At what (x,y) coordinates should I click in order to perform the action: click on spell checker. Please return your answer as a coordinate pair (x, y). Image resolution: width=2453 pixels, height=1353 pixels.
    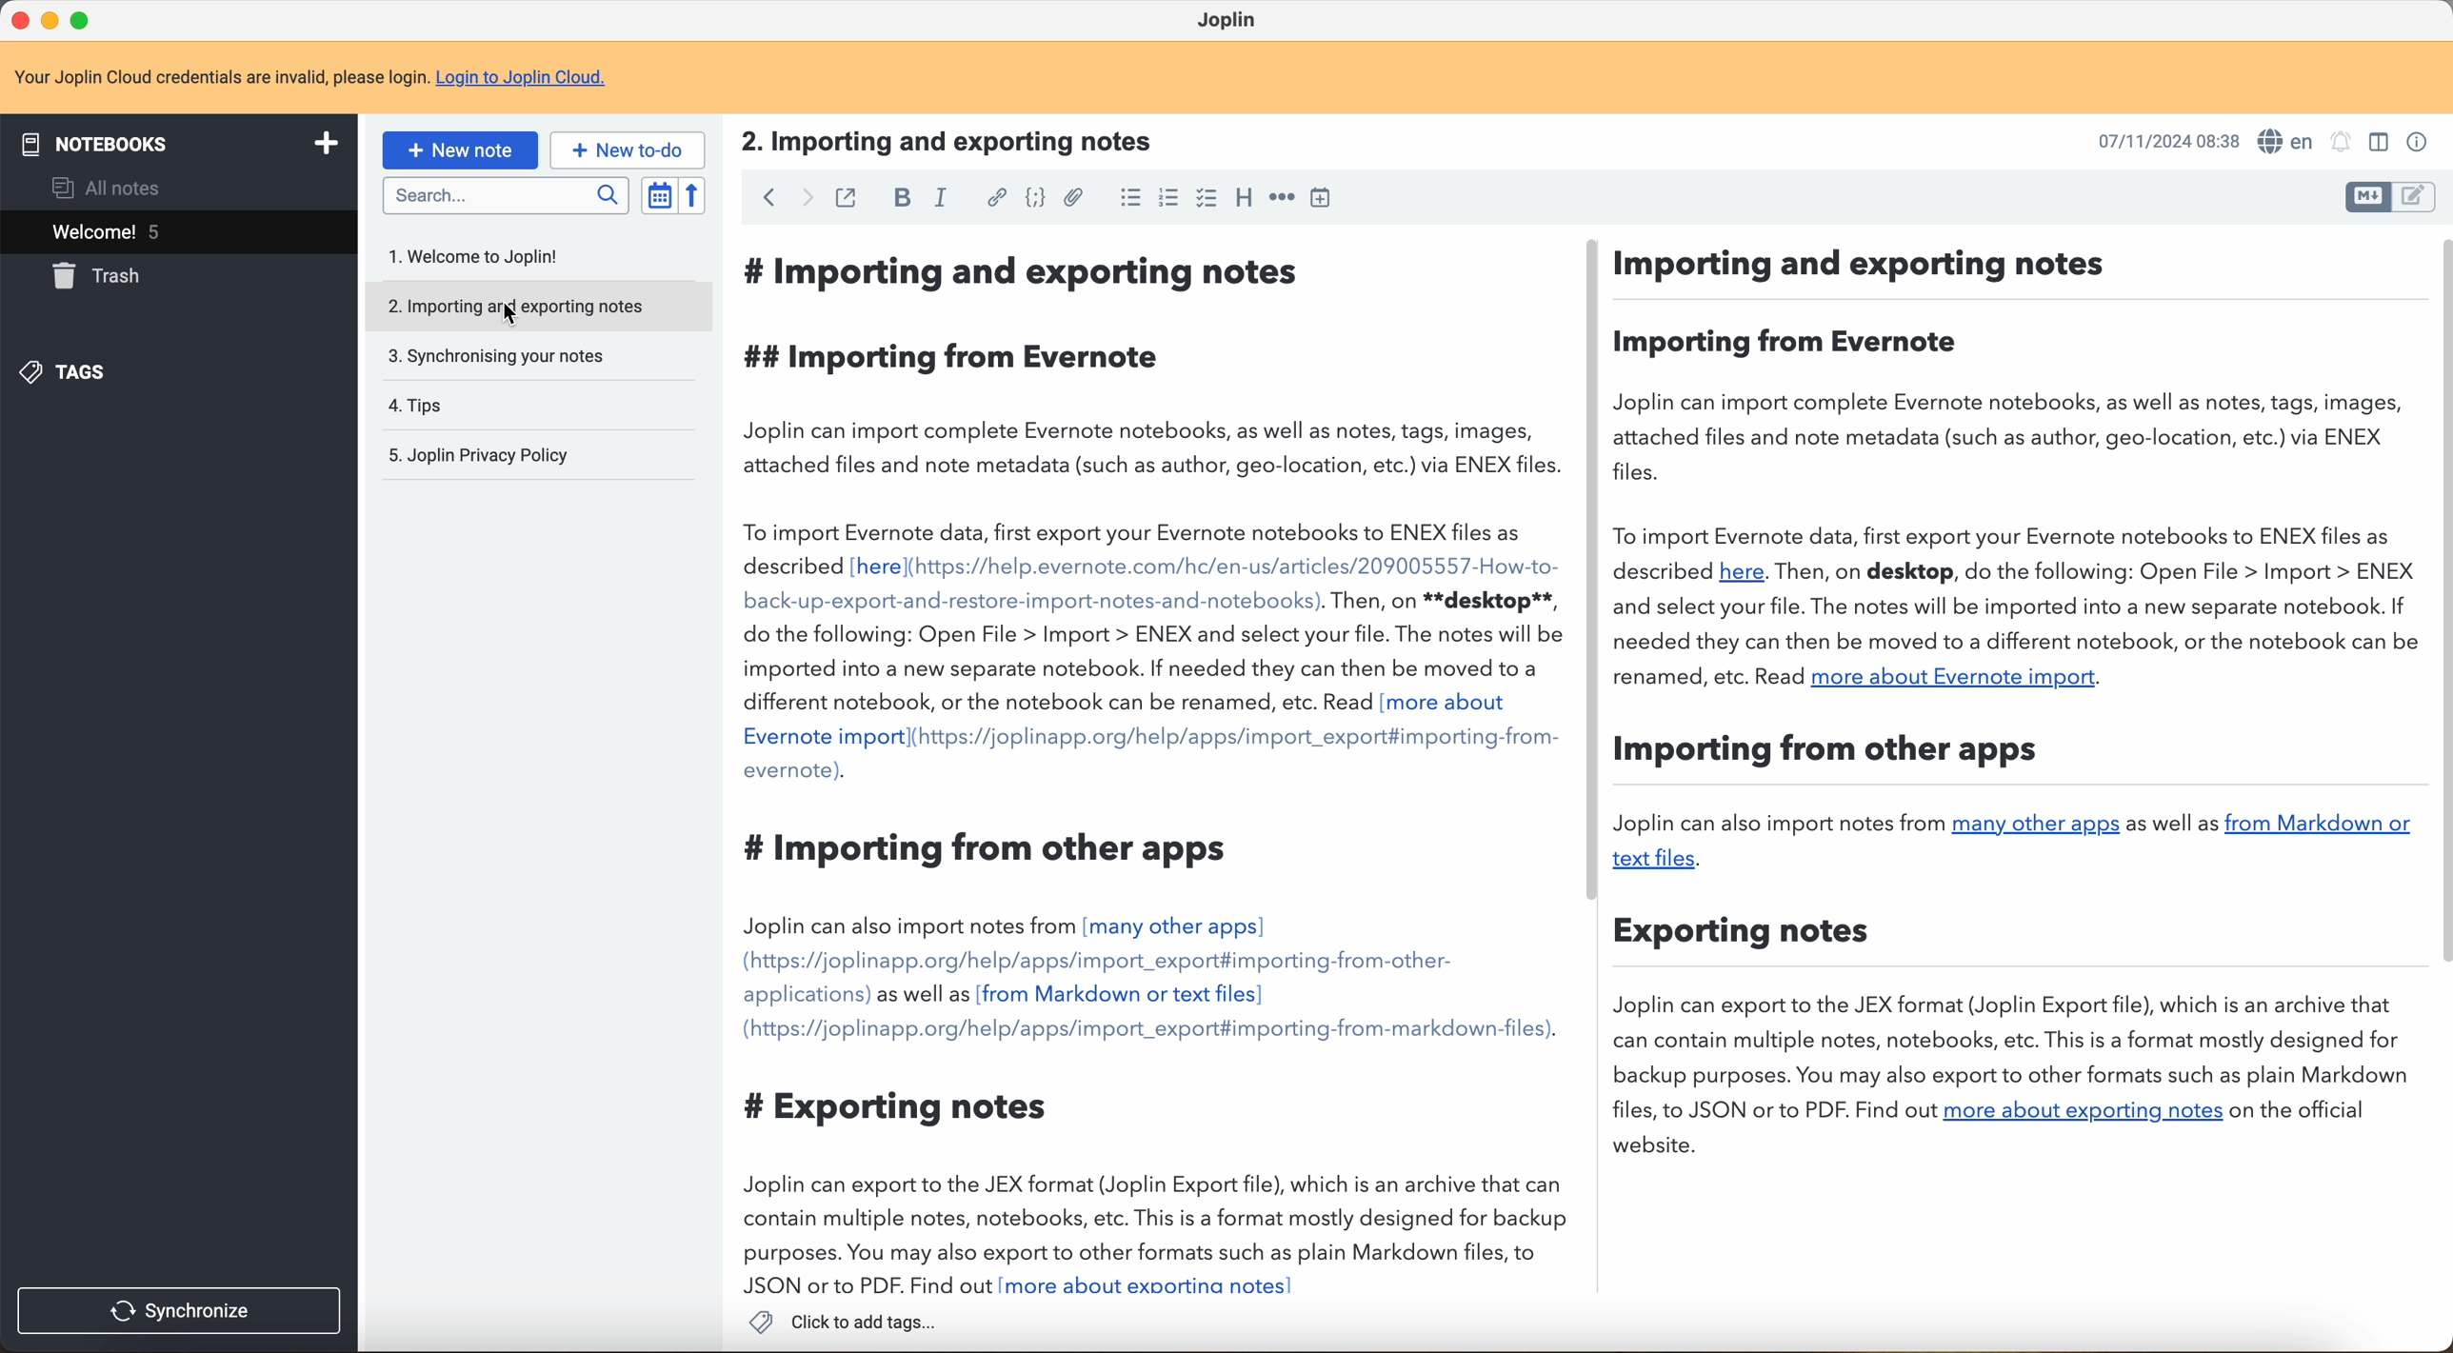
    Looking at the image, I should click on (2286, 139).